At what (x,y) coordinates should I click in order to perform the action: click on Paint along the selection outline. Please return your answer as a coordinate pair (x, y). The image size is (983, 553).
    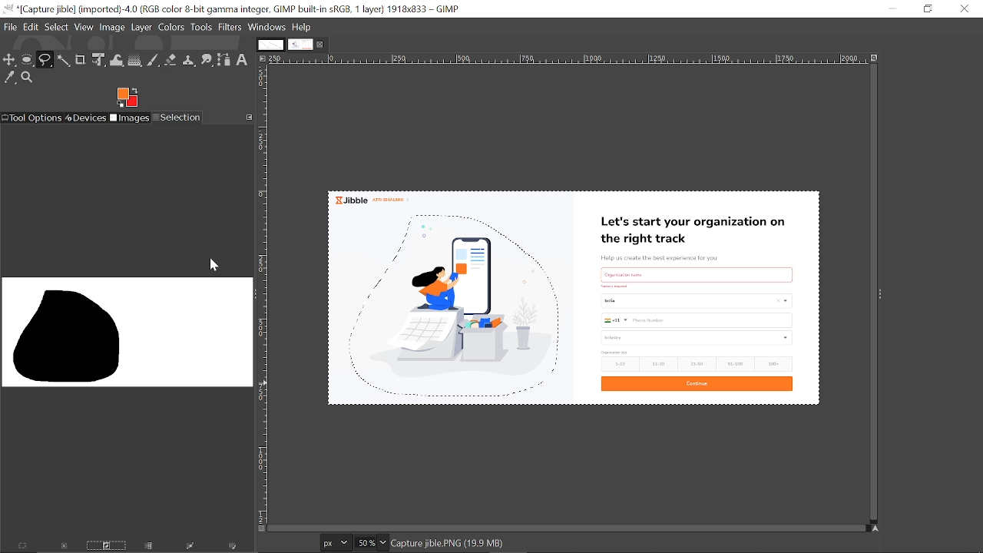
    Looking at the image, I should click on (233, 548).